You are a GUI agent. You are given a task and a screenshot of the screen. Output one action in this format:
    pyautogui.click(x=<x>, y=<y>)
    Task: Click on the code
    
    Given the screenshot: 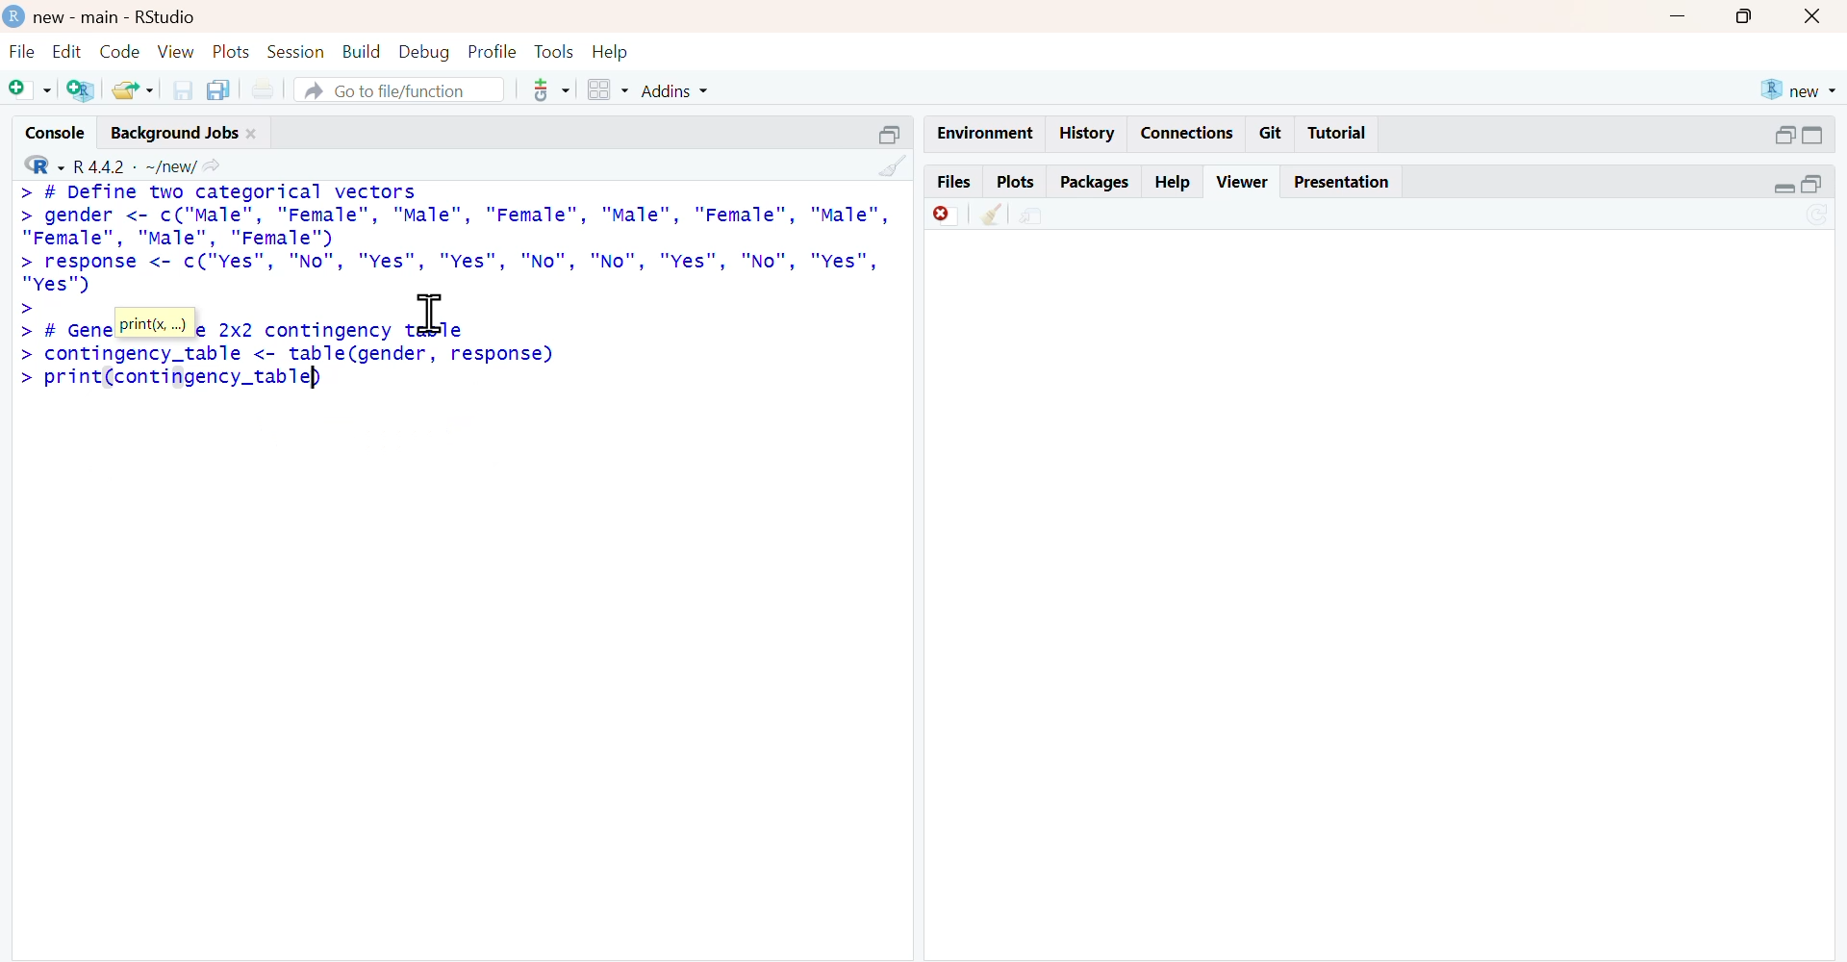 What is the action you would take?
    pyautogui.click(x=119, y=52)
    